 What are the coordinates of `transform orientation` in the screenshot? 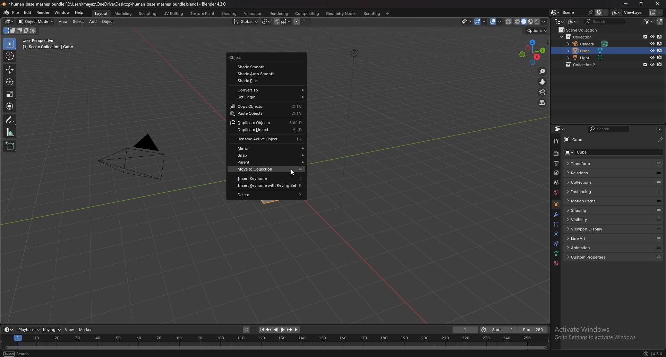 It's located at (246, 21).